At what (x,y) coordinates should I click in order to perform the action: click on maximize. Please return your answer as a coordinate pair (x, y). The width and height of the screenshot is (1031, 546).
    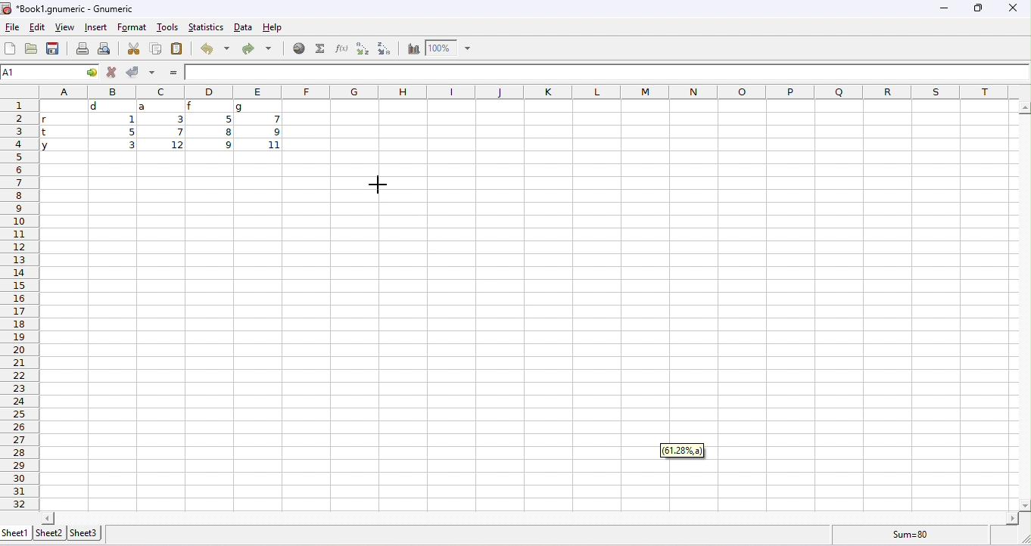
    Looking at the image, I should click on (979, 10).